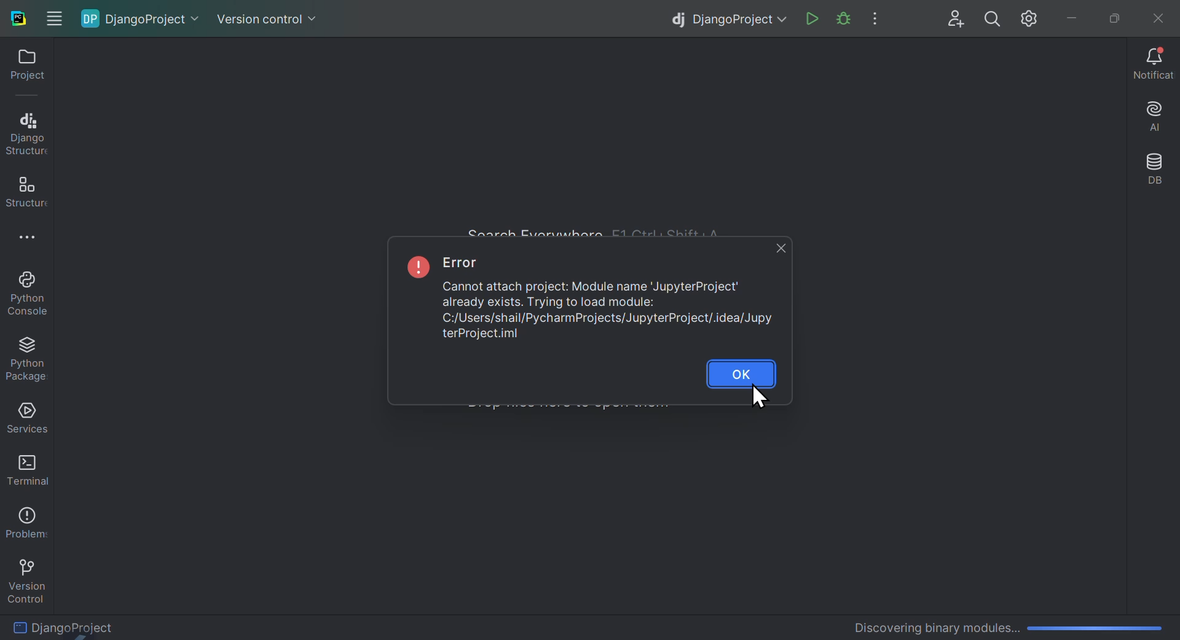  What do you see at coordinates (602, 328) in the screenshot?
I see `Error File path` at bounding box center [602, 328].